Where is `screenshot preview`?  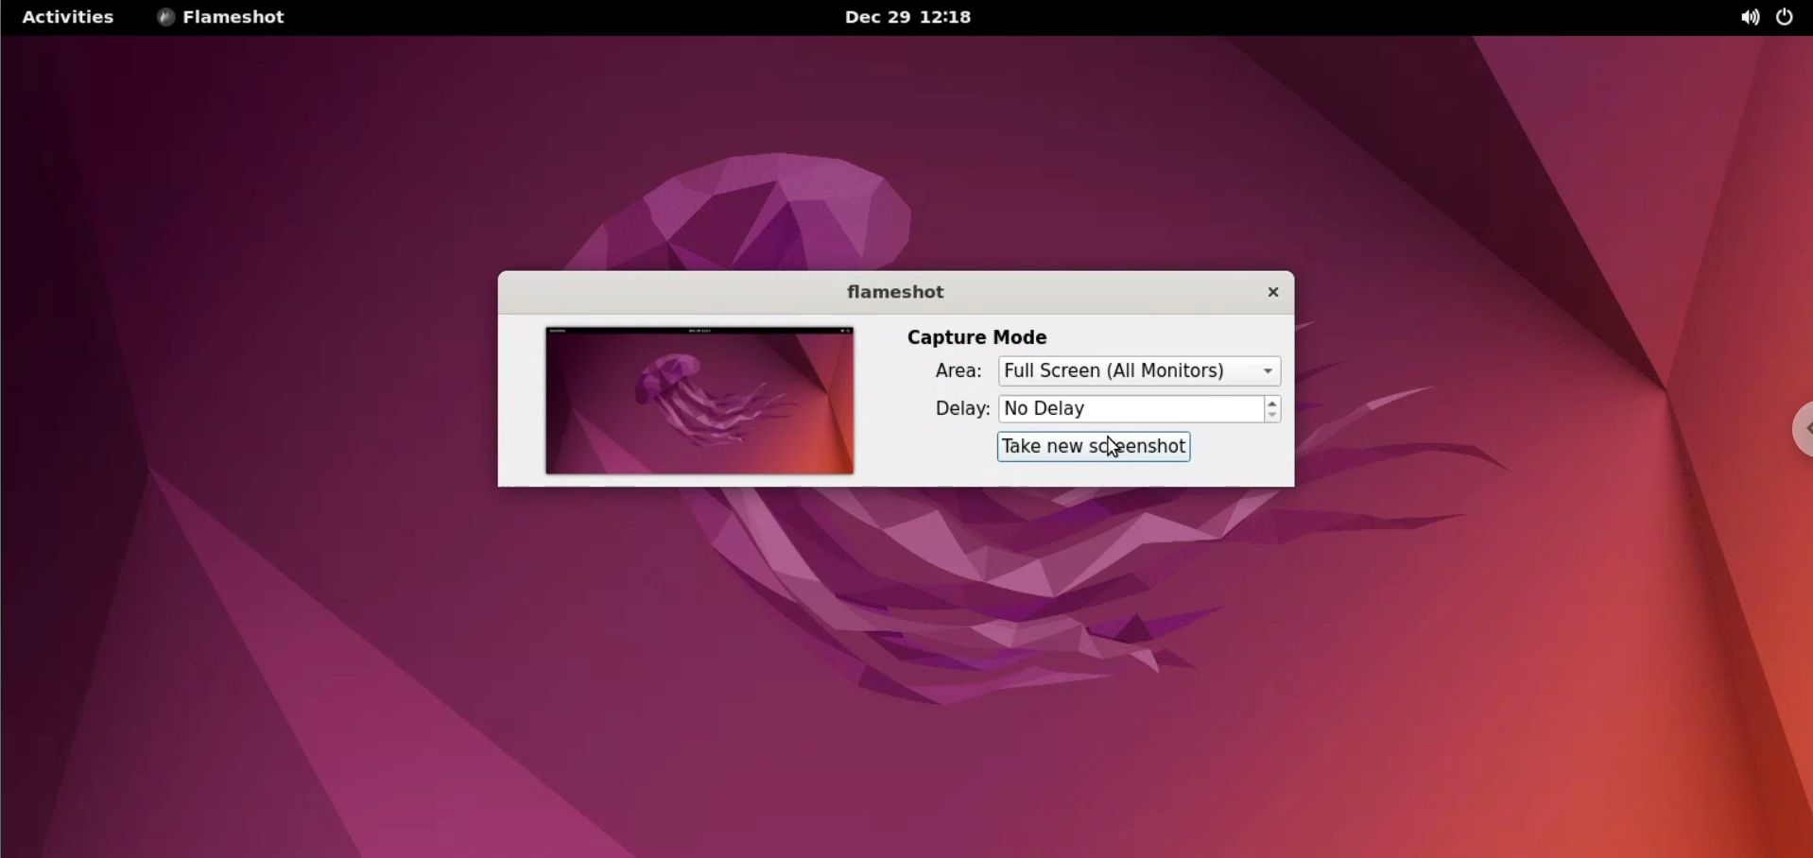 screenshot preview is located at coordinates (699, 402).